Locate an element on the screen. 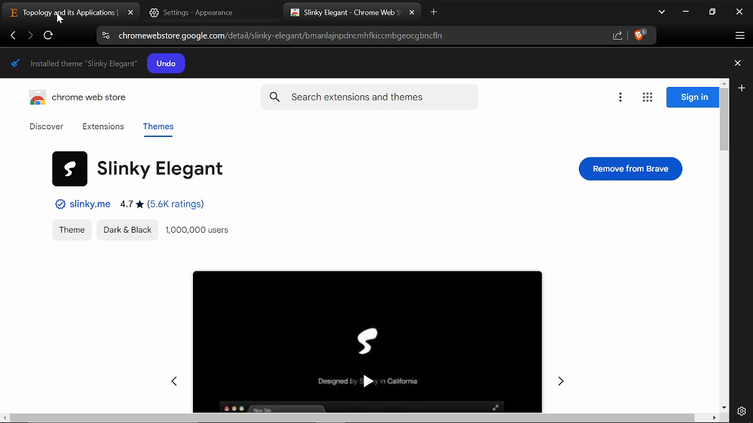 This screenshot has width=753, height=423. Theme name is located at coordinates (139, 169).